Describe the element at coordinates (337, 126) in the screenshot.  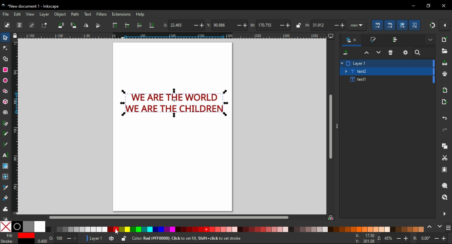
I see `more options` at that location.